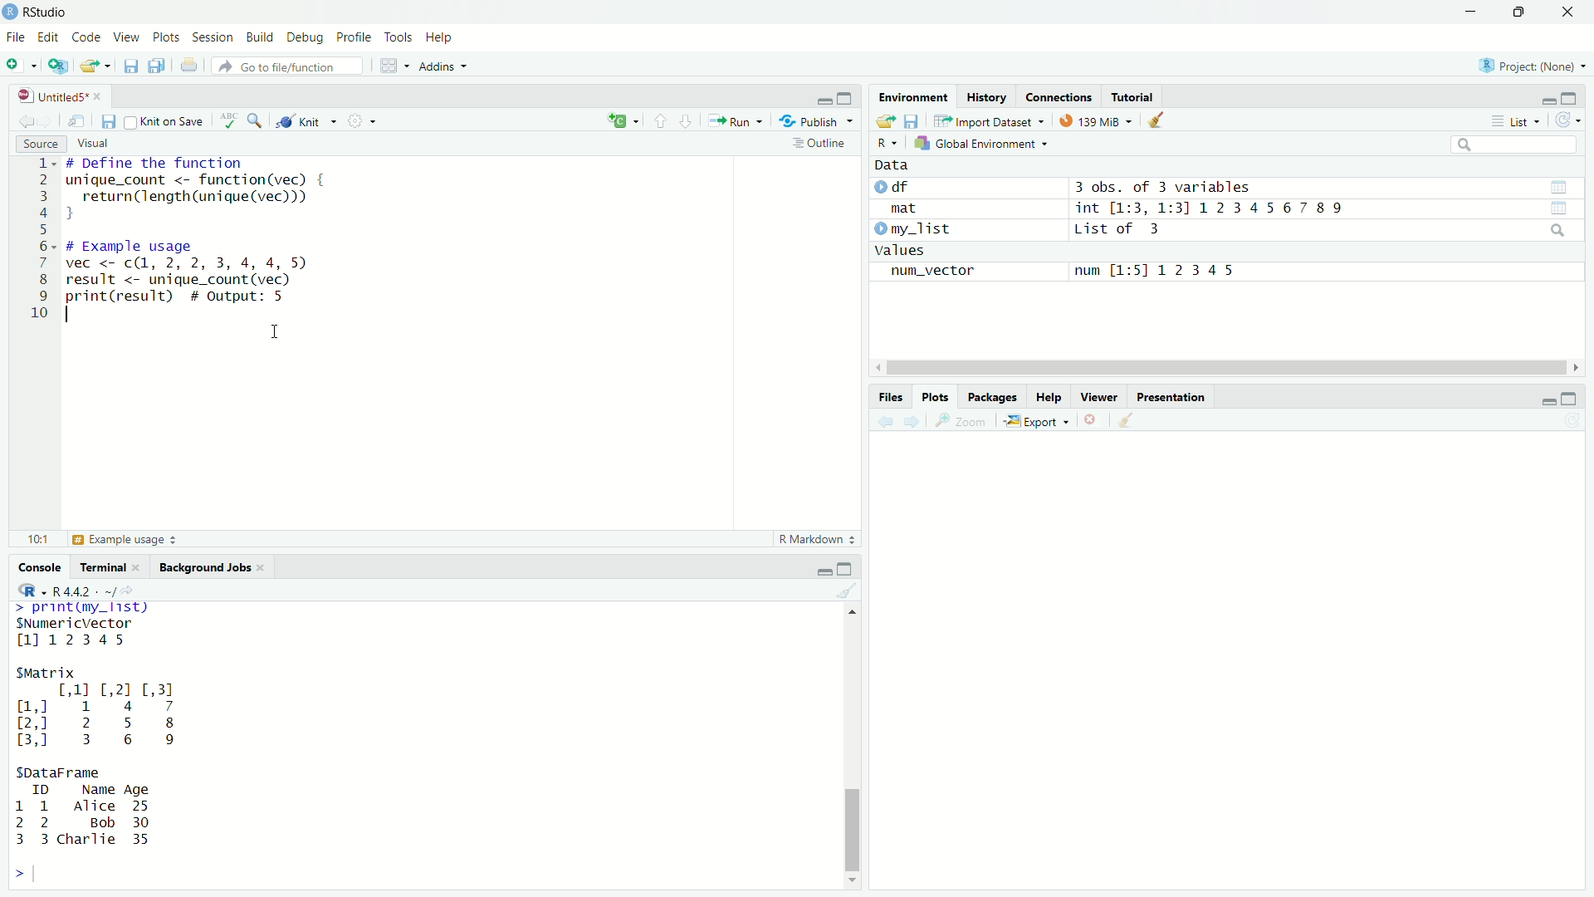 Image resolution: width=1594 pixels, height=897 pixels. Describe the element at coordinates (848, 99) in the screenshot. I see `maximize` at that location.